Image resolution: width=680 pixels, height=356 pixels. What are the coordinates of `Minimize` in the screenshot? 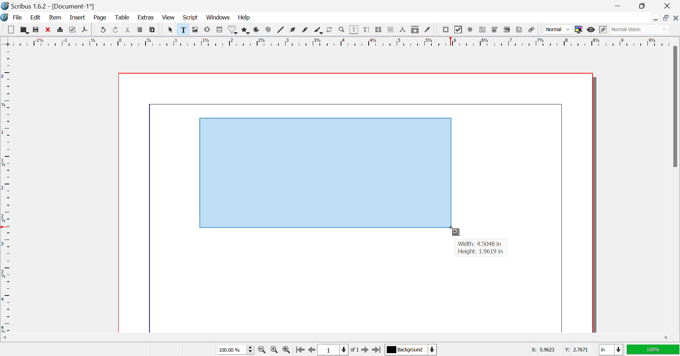 It's located at (642, 5).